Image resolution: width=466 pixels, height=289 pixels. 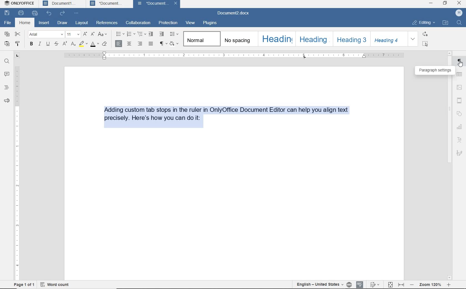 What do you see at coordinates (389, 285) in the screenshot?
I see `fit to page` at bounding box center [389, 285].